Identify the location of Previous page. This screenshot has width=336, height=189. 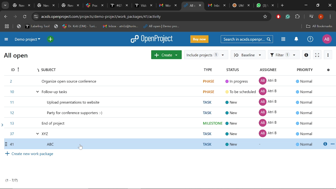
(6, 17).